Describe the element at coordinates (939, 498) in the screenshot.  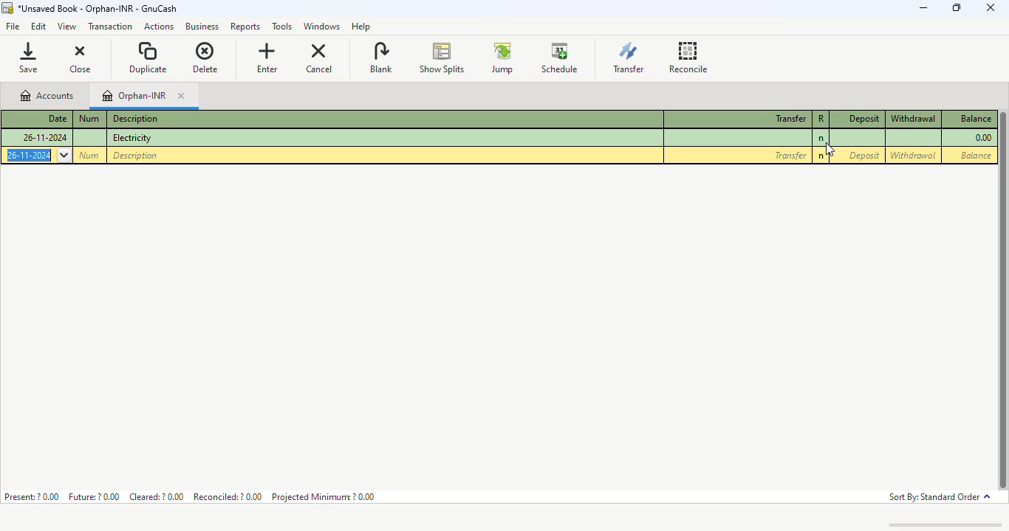
I see `sort by: standard order` at that location.